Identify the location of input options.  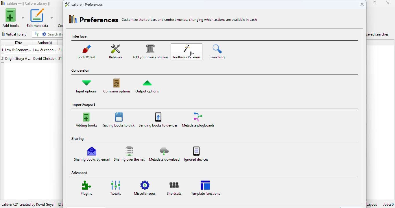
(86, 86).